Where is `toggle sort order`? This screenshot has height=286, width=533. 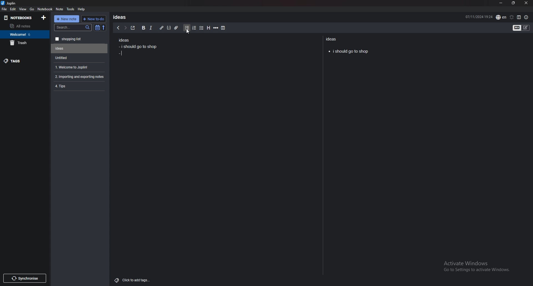 toggle sort order is located at coordinates (97, 28).